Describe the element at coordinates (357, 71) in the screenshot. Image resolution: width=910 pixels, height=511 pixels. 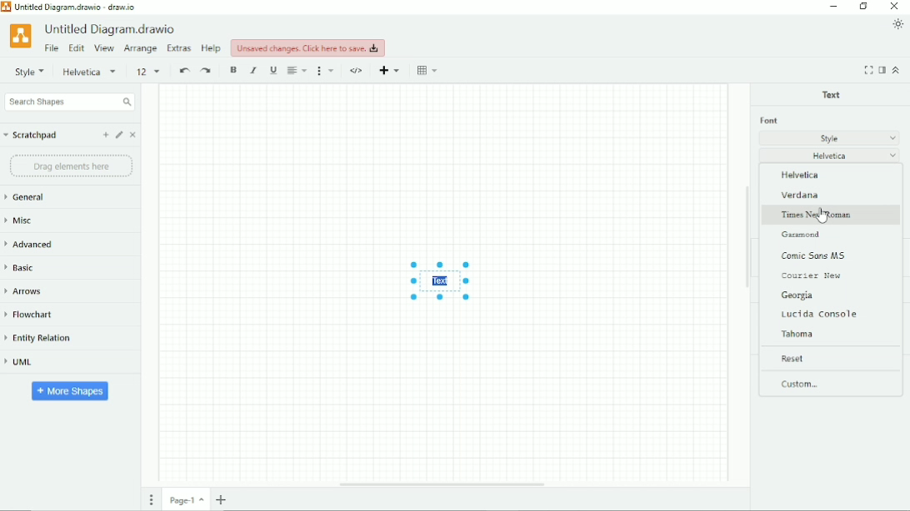
I see `HTML` at that location.